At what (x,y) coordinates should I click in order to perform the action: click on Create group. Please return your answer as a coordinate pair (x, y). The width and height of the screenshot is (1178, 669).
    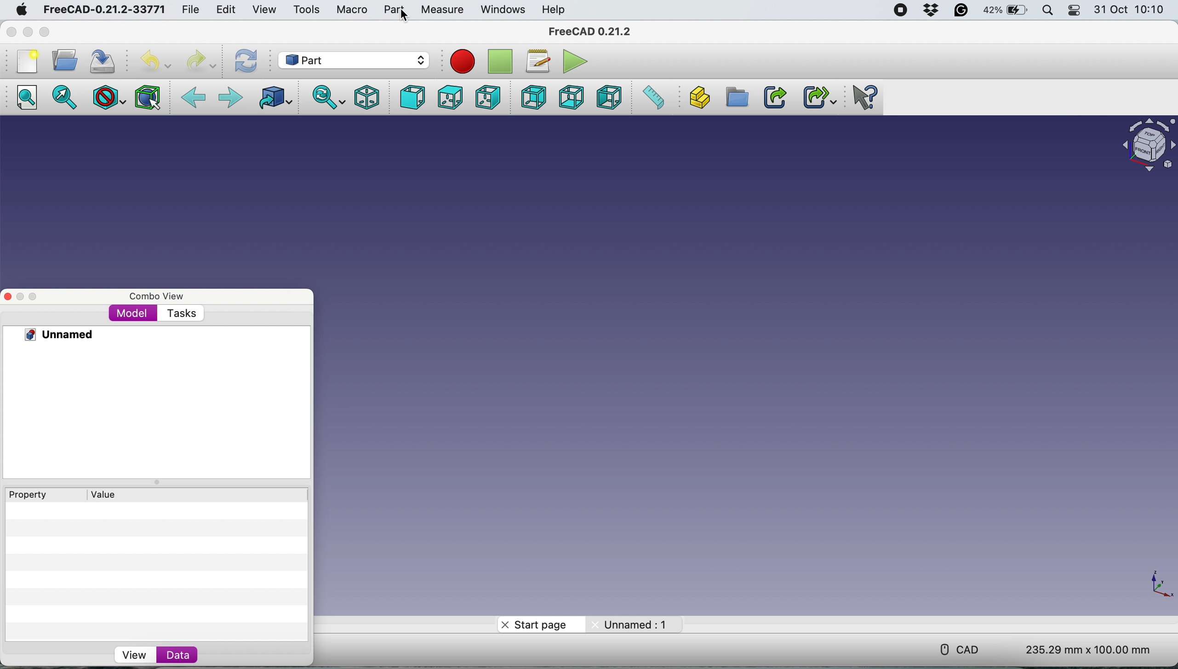
    Looking at the image, I should click on (734, 97).